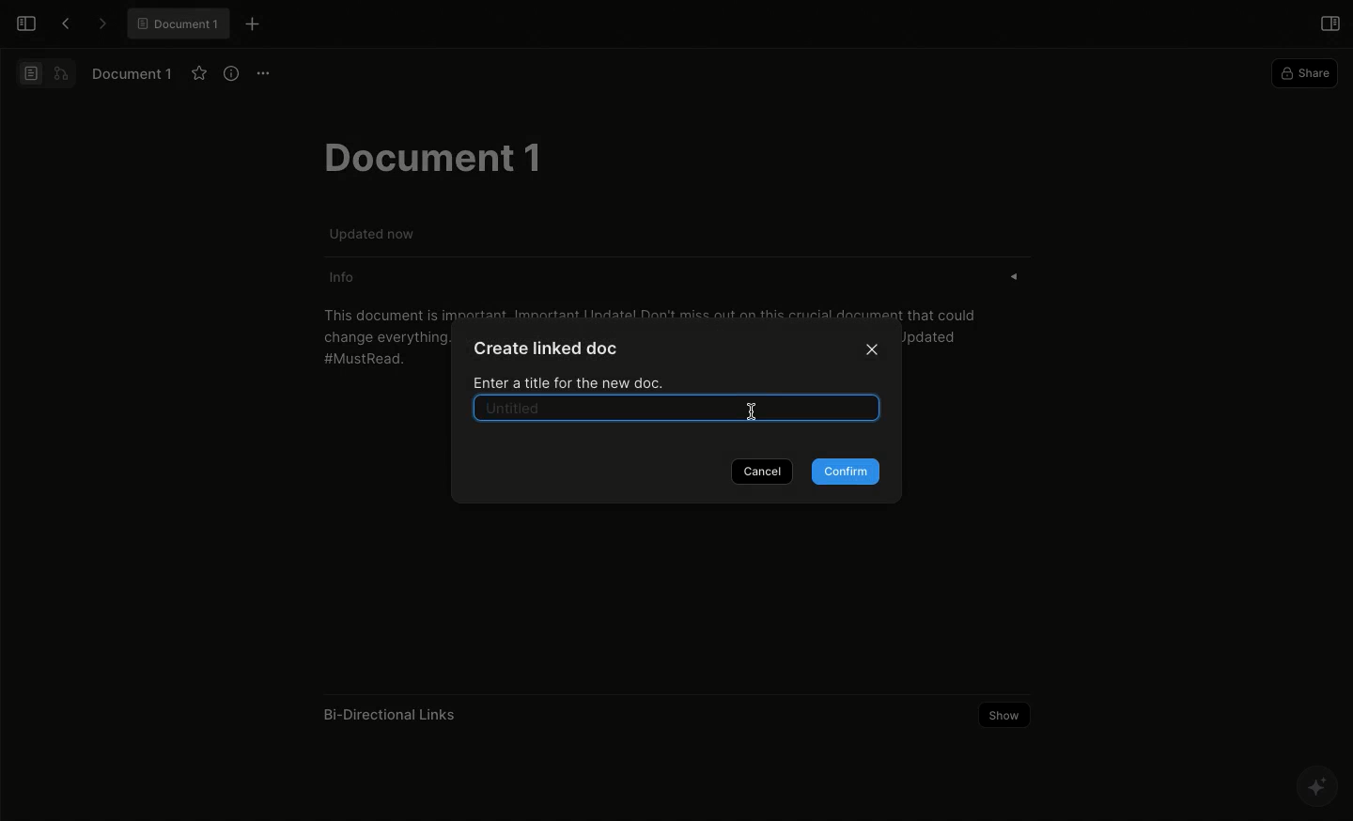  What do you see at coordinates (430, 156) in the screenshot?
I see `Document 1` at bounding box center [430, 156].